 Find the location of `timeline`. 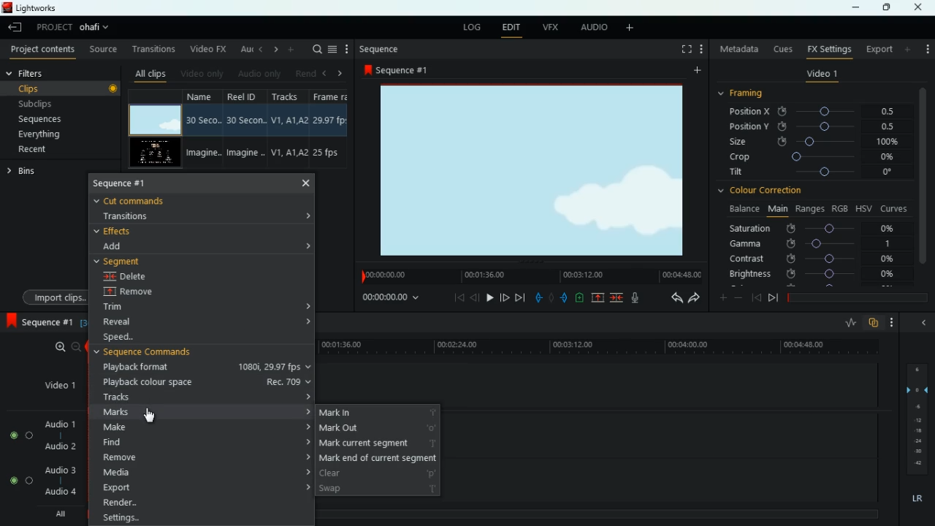

timeline is located at coordinates (591, 346).